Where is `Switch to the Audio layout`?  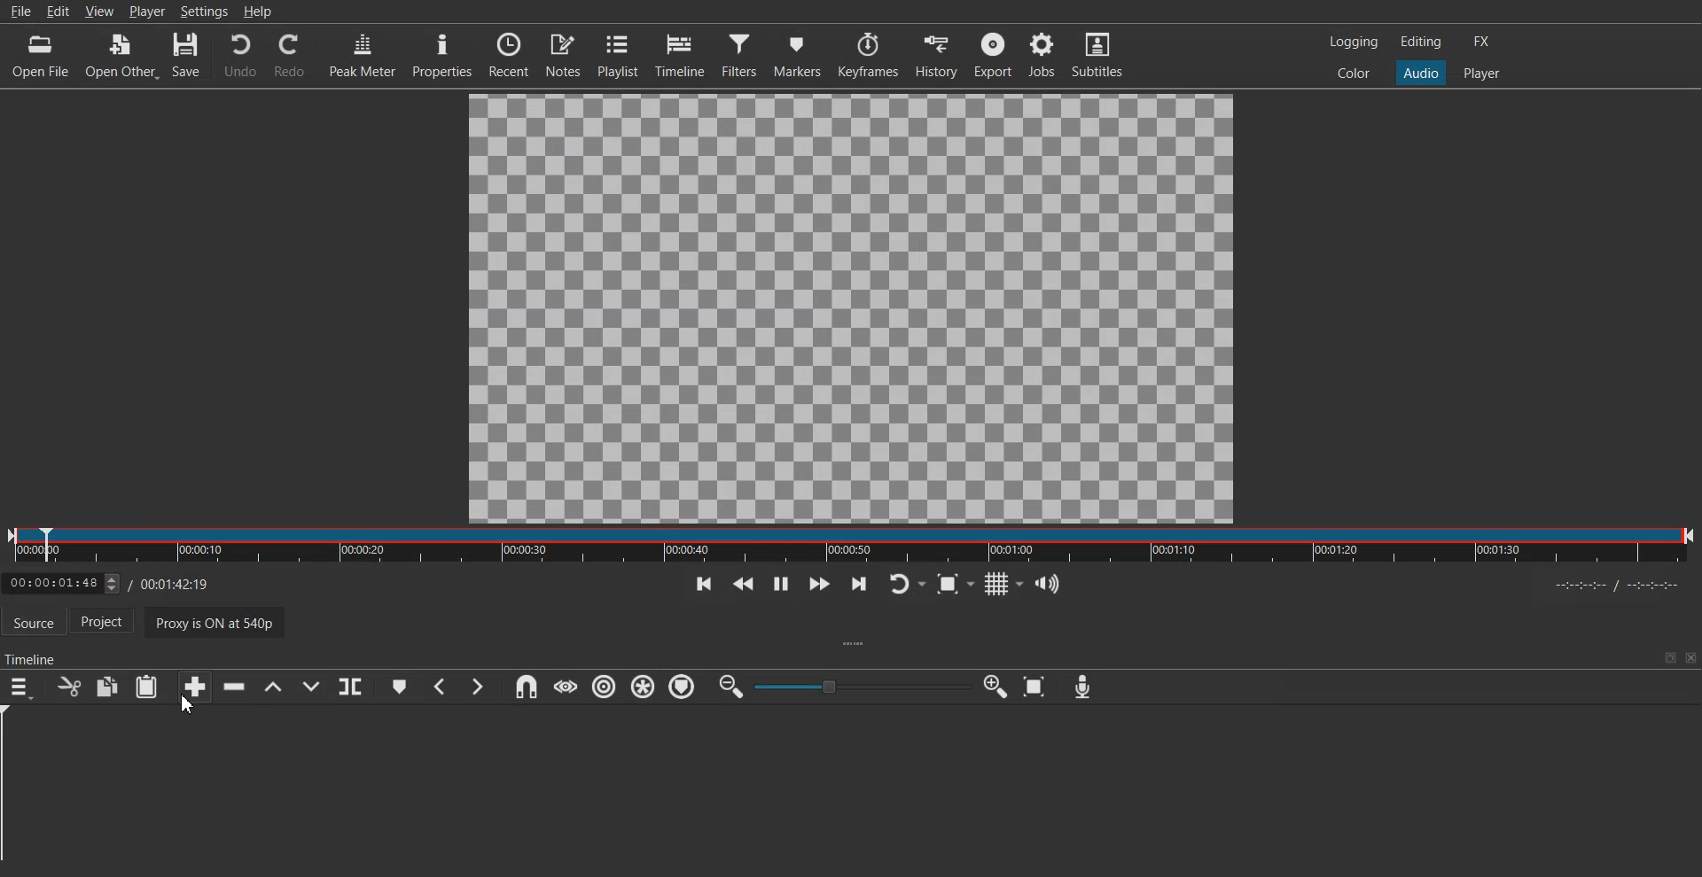 Switch to the Audio layout is located at coordinates (1422, 72).